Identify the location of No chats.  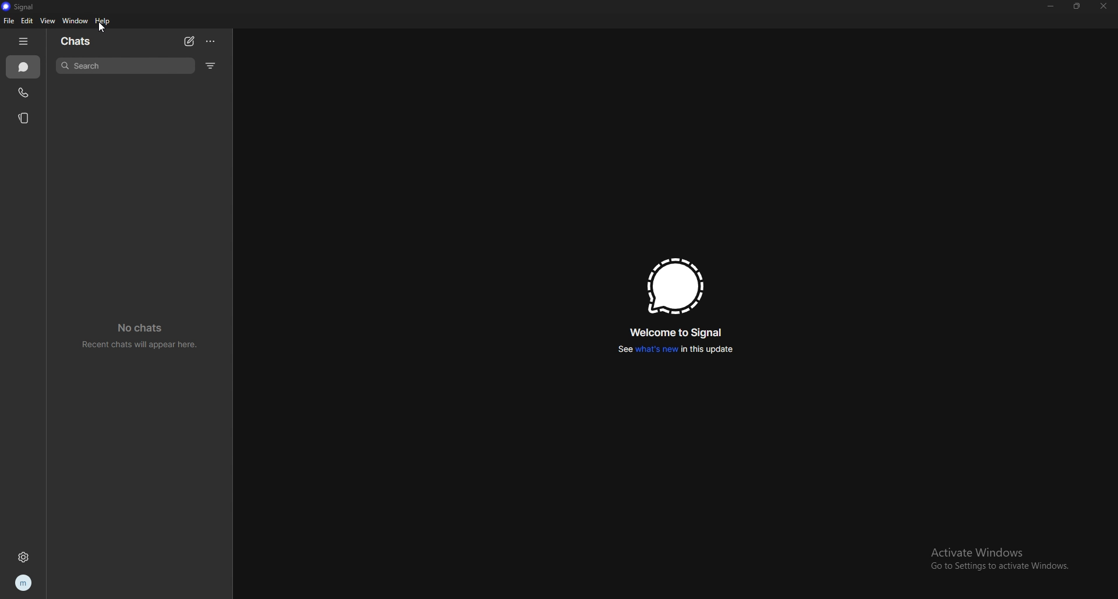
(141, 325).